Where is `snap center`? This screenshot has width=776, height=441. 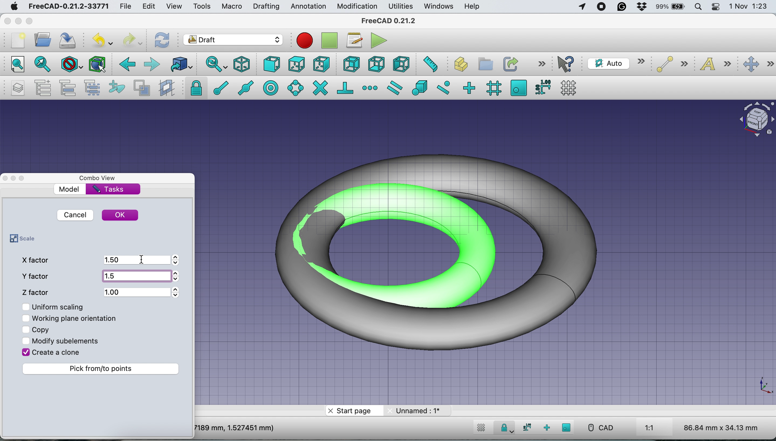
snap center is located at coordinates (271, 88).